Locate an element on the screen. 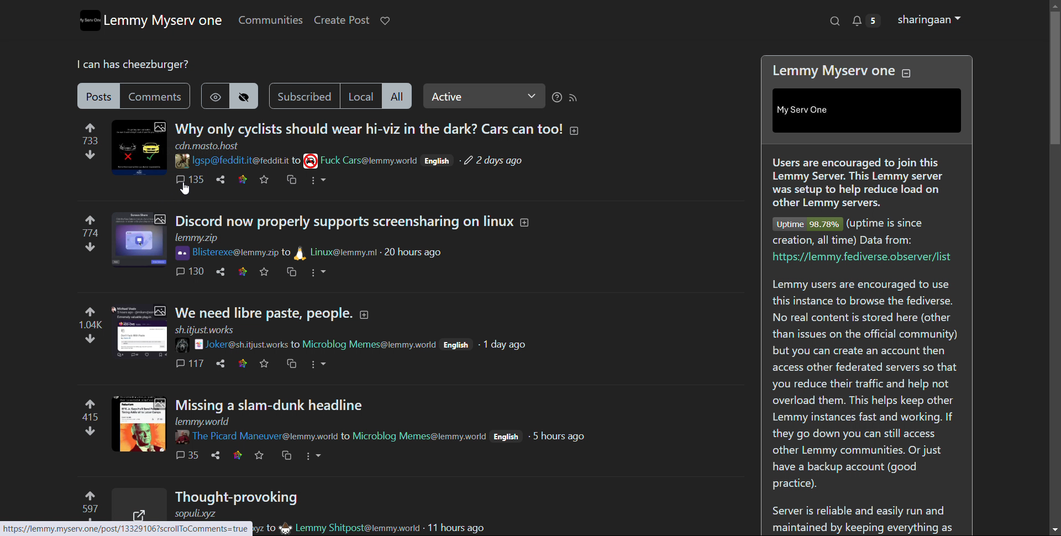 This screenshot has height=536, width=1061. Missing a slam-dunk headline
errraeihl is located at coordinates (271, 411).